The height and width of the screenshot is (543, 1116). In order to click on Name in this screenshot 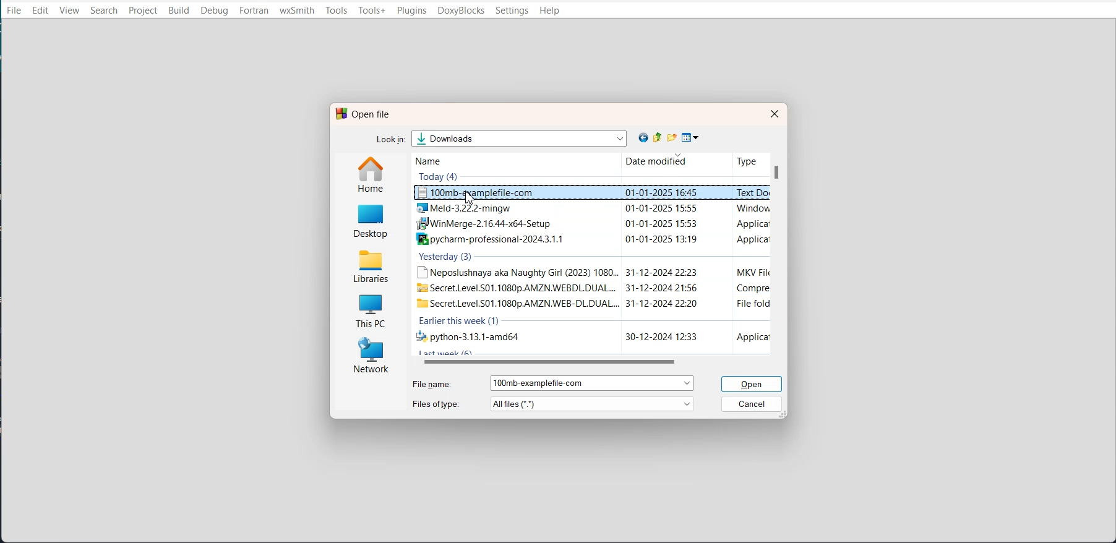, I will do `click(444, 160)`.